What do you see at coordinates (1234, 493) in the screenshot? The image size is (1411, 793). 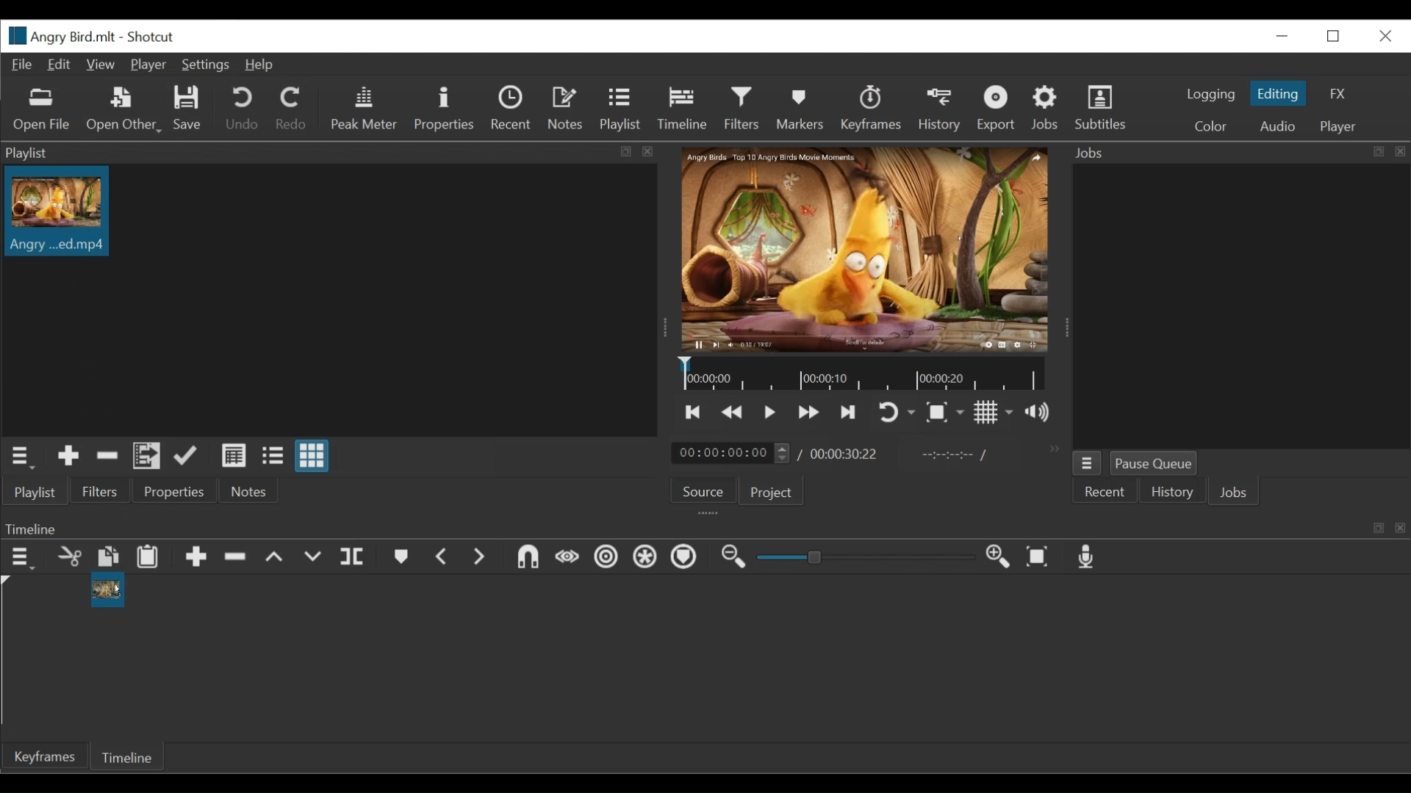 I see `Jobs` at bounding box center [1234, 493].